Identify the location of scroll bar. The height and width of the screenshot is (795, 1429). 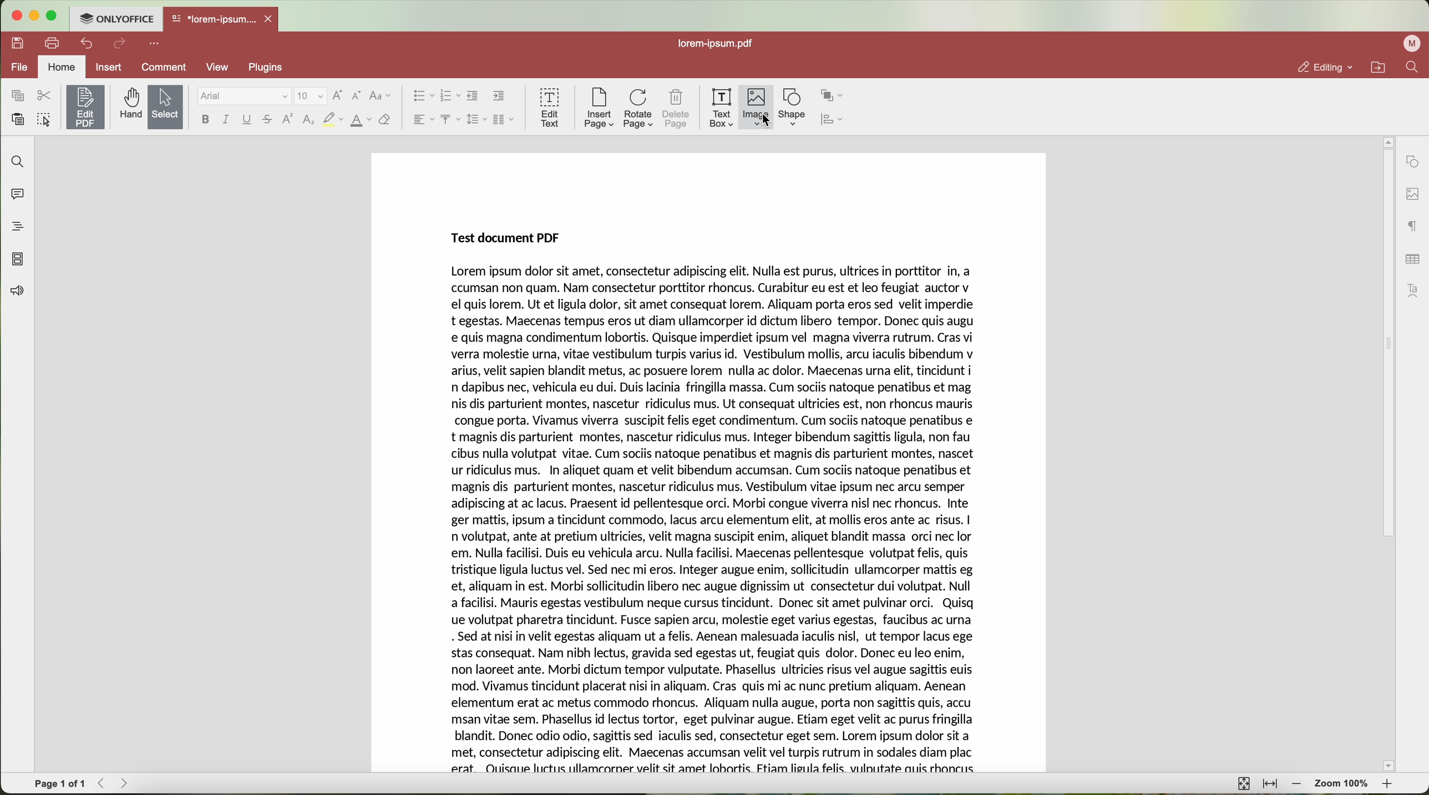
(1382, 454).